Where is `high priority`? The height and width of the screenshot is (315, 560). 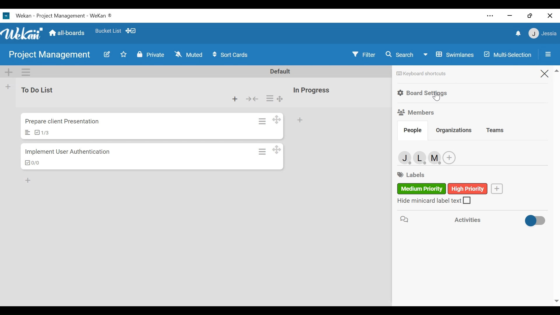
high priority is located at coordinates (468, 188).